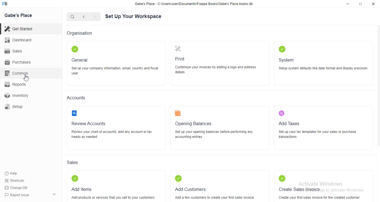 The height and width of the screenshot is (202, 380). Describe the element at coordinates (15, 73) in the screenshot. I see `Comman` at that location.